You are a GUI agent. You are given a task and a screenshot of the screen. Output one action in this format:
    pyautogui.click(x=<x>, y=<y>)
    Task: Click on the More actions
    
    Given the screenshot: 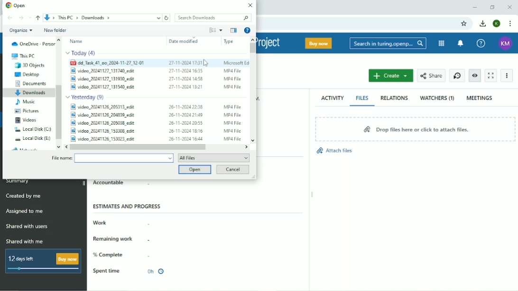 What is the action you would take?
    pyautogui.click(x=507, y=76)
    